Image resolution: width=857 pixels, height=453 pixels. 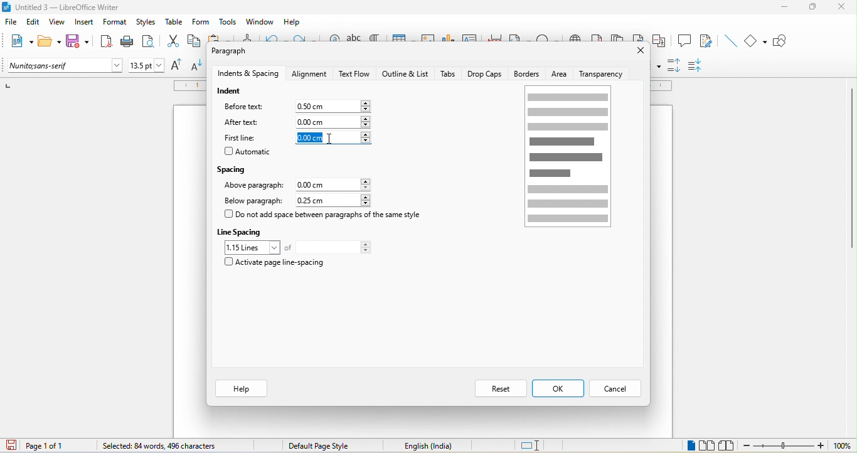 What do you see at coordinates (198, 65) in the screenshot?
I see `decrease size` at bounding box center [198, 65].